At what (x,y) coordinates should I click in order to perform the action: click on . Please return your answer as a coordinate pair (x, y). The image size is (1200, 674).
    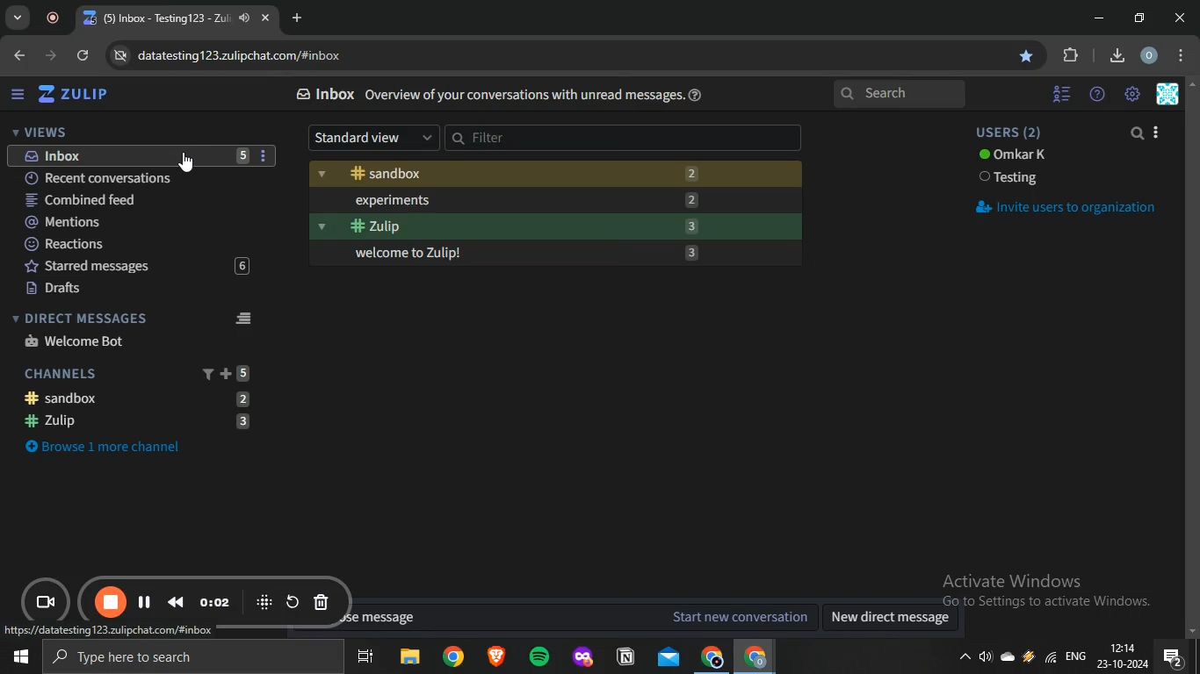
    Looking at the image, I should click on (1156, 133).